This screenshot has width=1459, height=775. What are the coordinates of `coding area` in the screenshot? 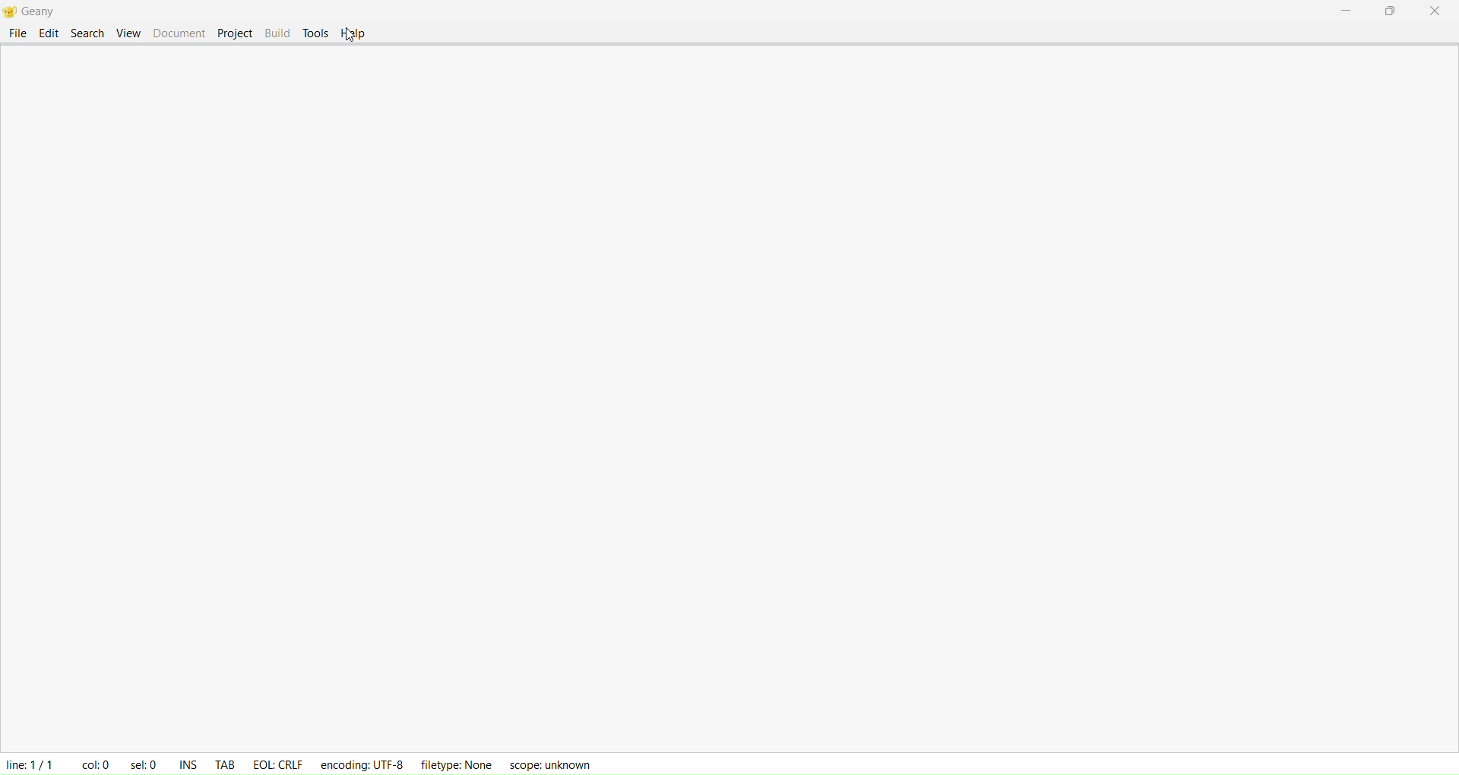 It's located at (736, 400).